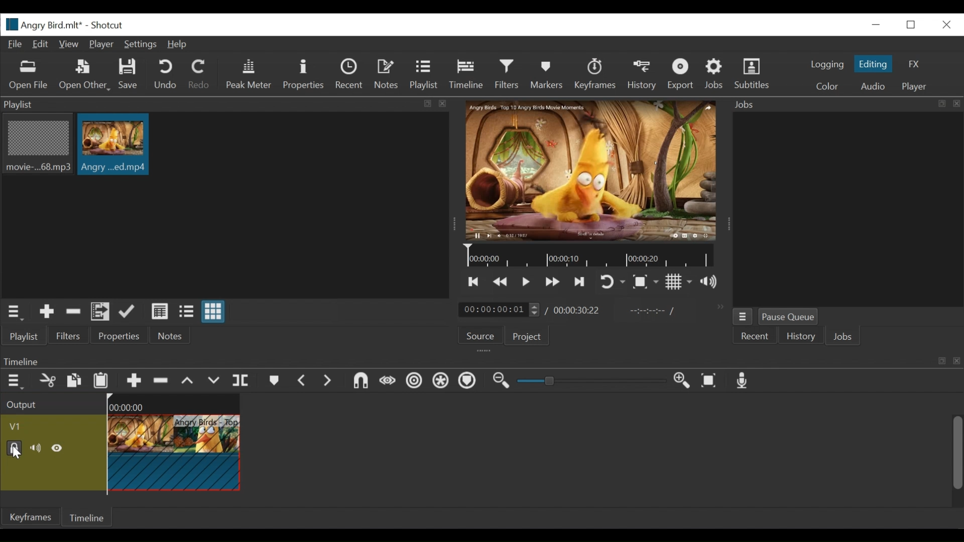  I want to click on Cursor, so click(19, 454).